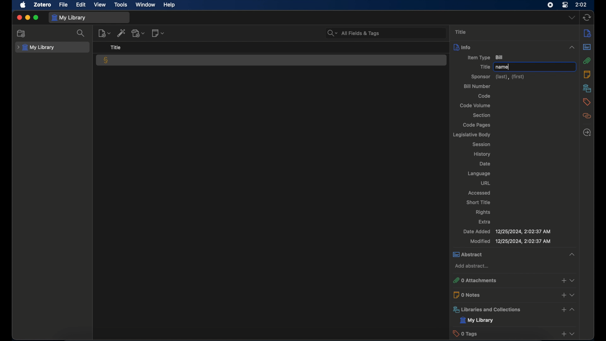 The width and height of the screenshot is (606, 341). Describe the element at coordinates (139, 33) in the screenshot. I see `add attachment` at that location.